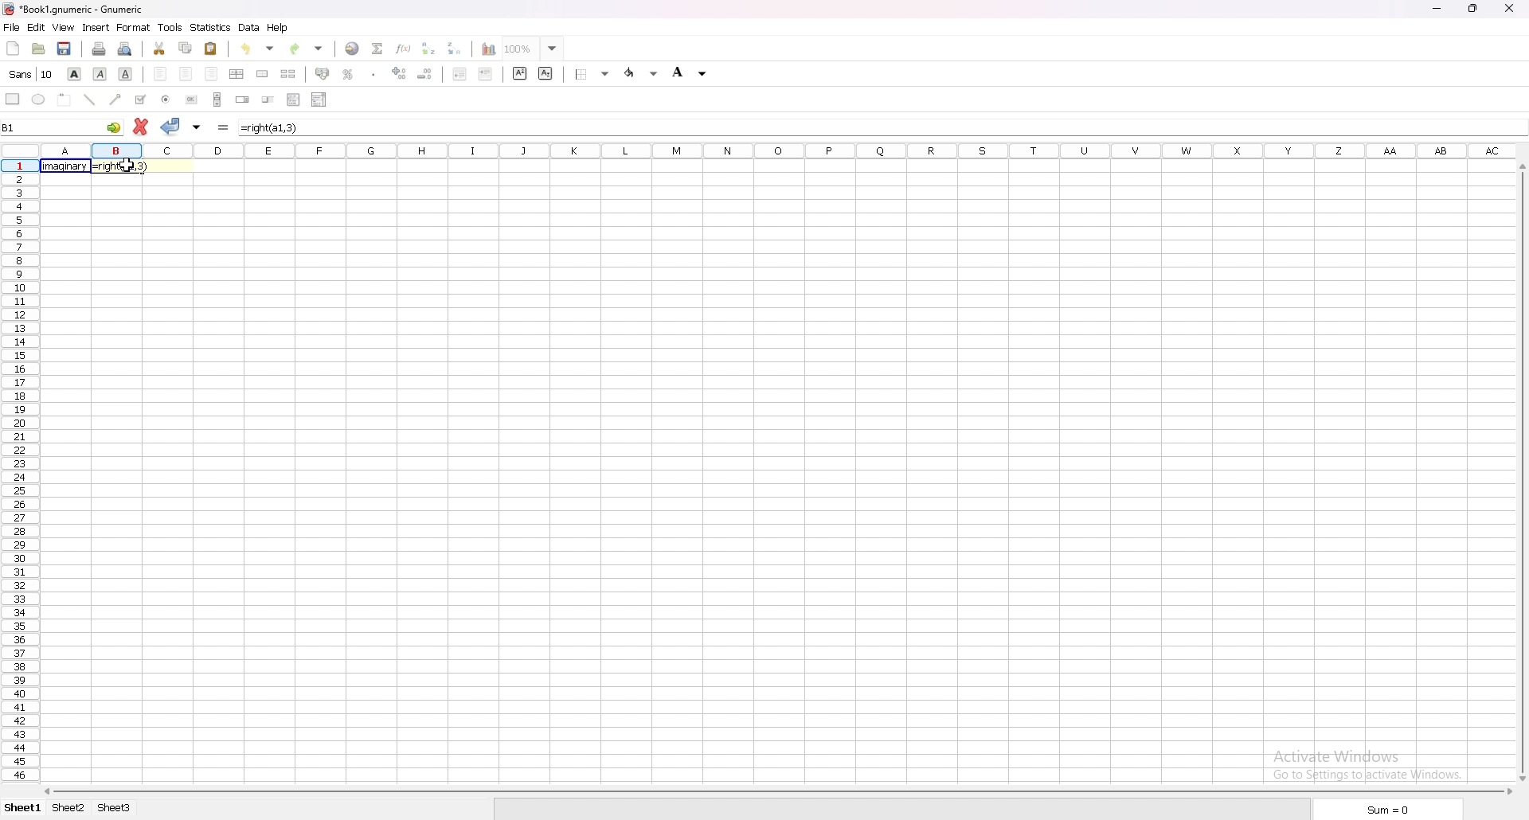  I want to click on spin button, so click(242, 100).